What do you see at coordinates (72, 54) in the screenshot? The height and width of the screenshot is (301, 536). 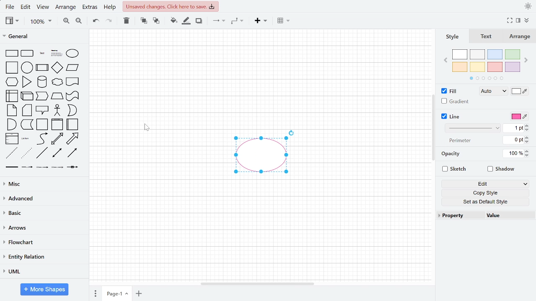 I see `ellipse` at bounding box center [72, 54].